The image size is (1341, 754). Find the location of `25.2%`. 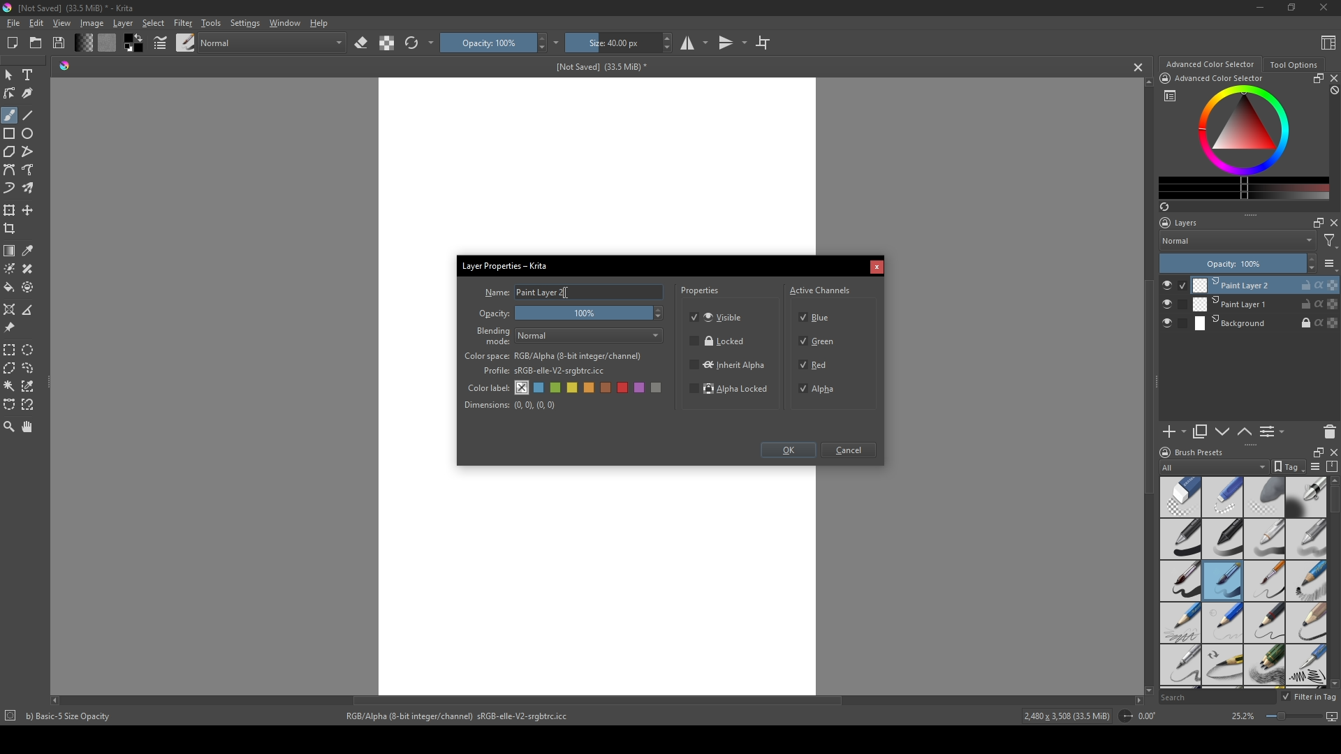

25.2% is located at coordinates (1242, 717).